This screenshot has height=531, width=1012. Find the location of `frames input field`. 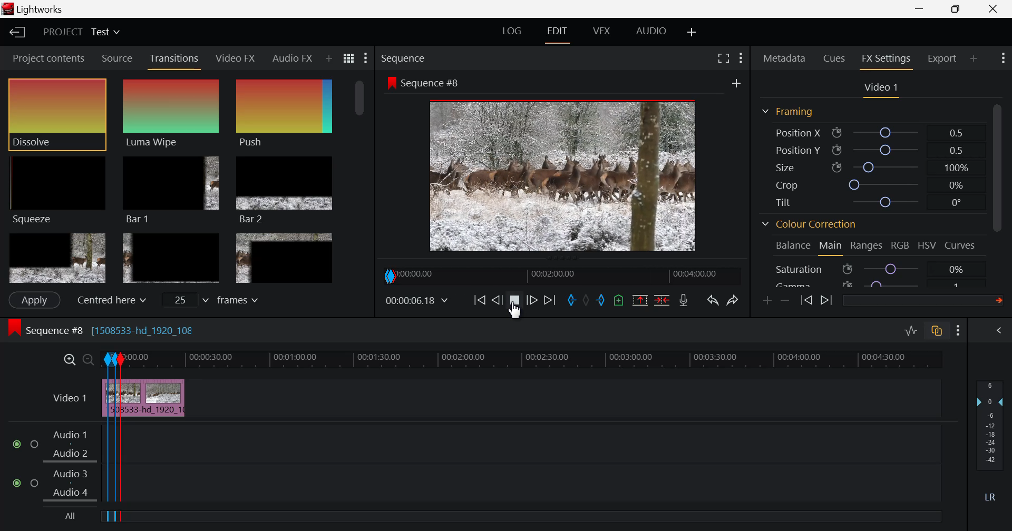

frames input field is located at coordinates (220, 299).